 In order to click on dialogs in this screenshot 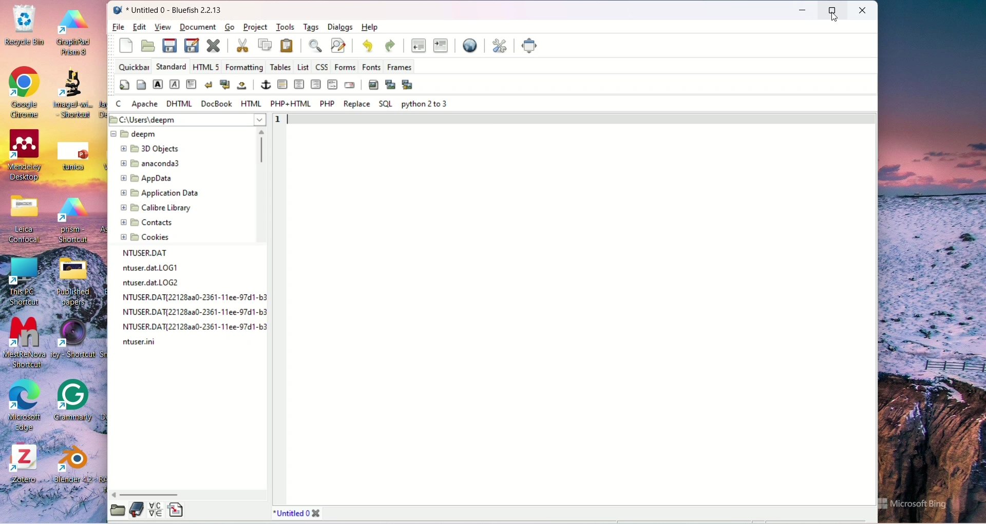, I will do `click(340, 27)`.